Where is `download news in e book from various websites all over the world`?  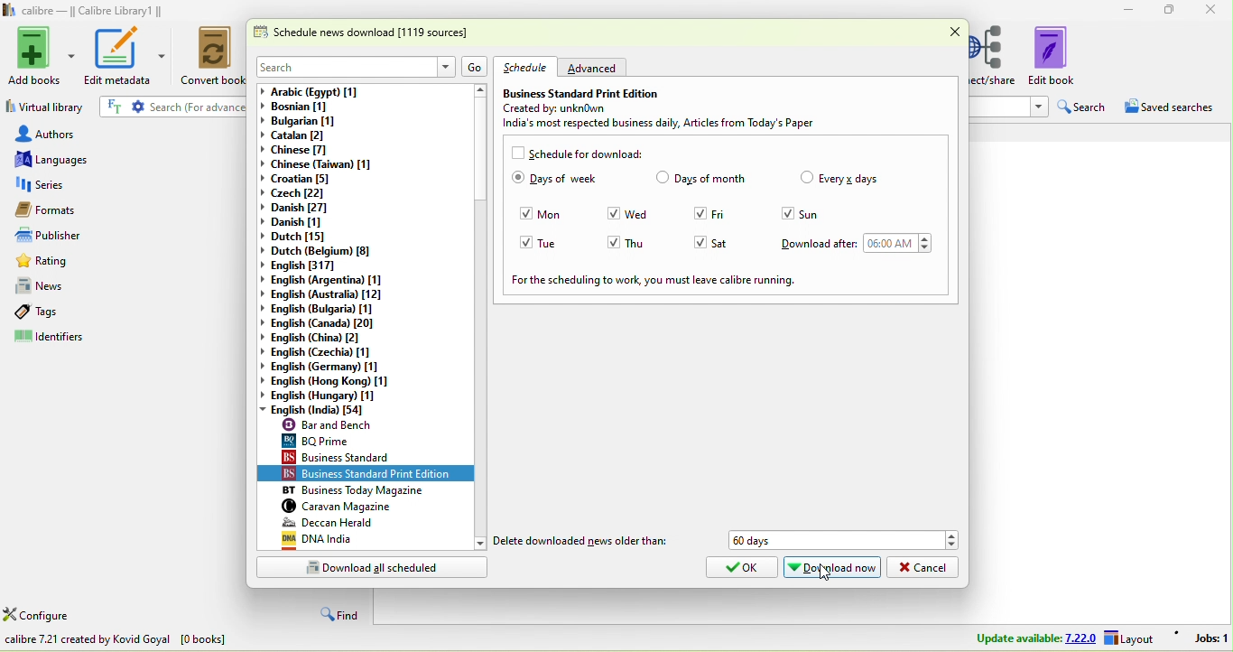
download news in e book from various websites all over the world is located at coordinates (181, 640).